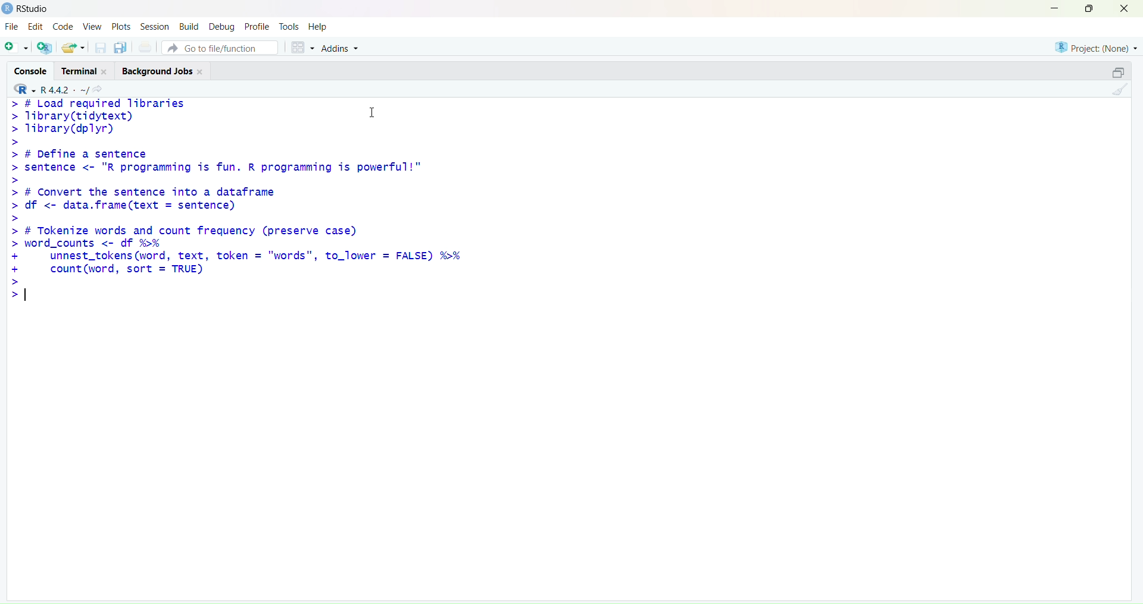 The height and width of the screenshot is (604, 1143). What do you see at coordinates (27, 293) in the screenshot?
I see `text cursor` at bounding box center [27, 293].